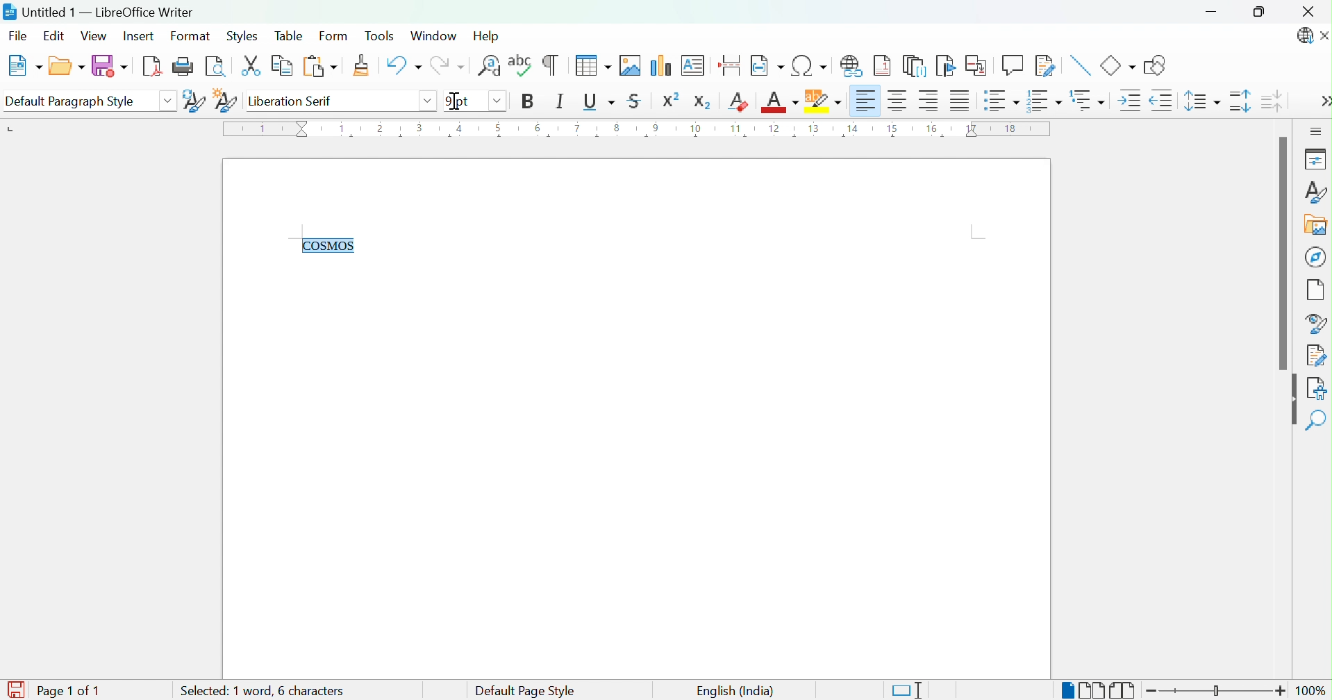 The image size is (1332, 700). What do you see at coordinates (1012, 65) in the screenshot?
I see `Insert Comment` at bounding box center [1012, 65].